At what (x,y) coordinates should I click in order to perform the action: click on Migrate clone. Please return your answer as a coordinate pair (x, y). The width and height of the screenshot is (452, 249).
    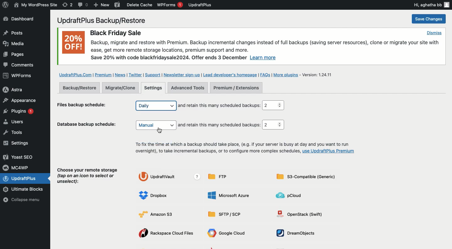
    Looking at the image, I should click on (122, 88).